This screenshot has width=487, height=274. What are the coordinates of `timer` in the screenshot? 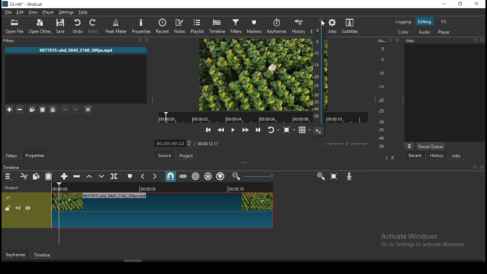 It's located at (188, 143).